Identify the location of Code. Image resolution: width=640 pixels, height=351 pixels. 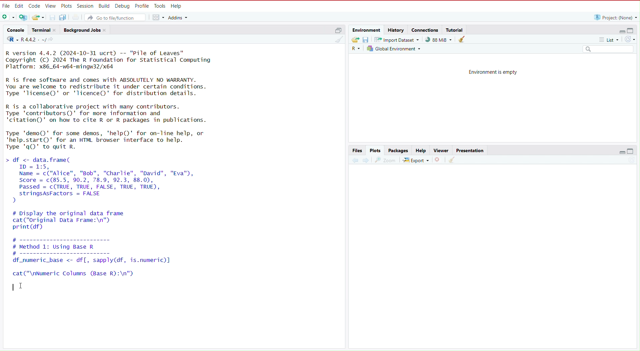
(34, 5).